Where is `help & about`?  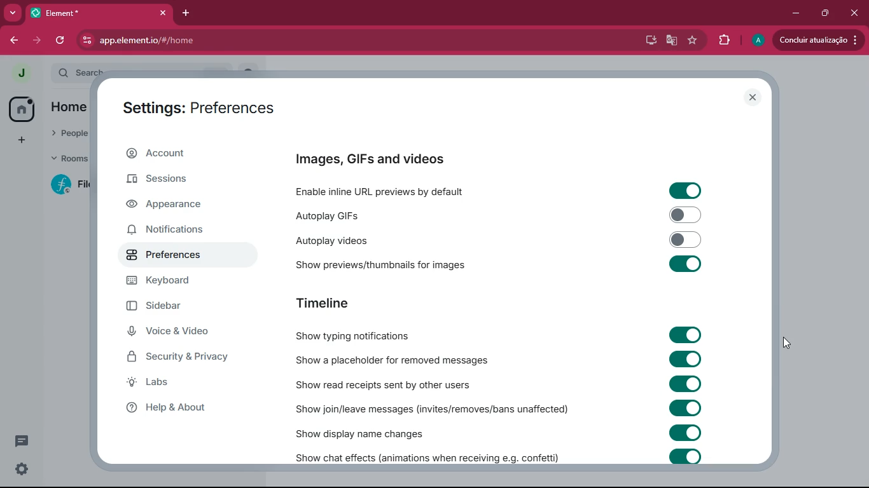 help & about is located at coordinates (174, 409).